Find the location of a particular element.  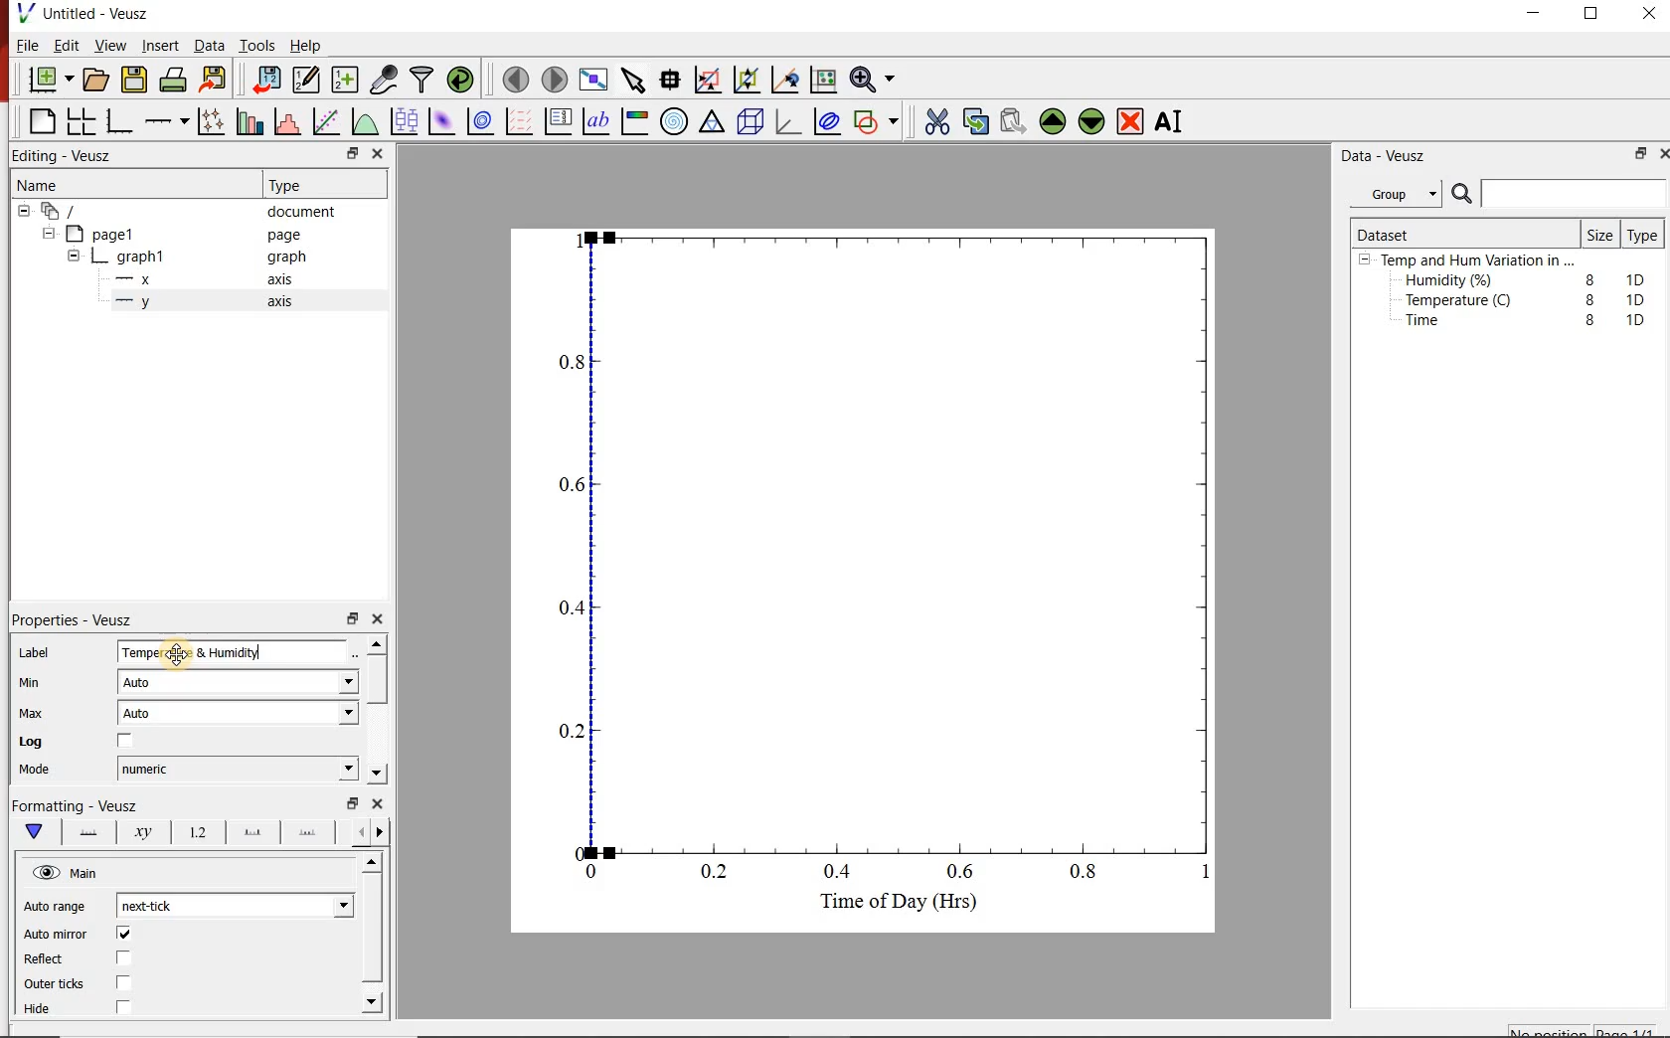

Temp and Hum Variation in ... is located at coordinates (1477, 260).